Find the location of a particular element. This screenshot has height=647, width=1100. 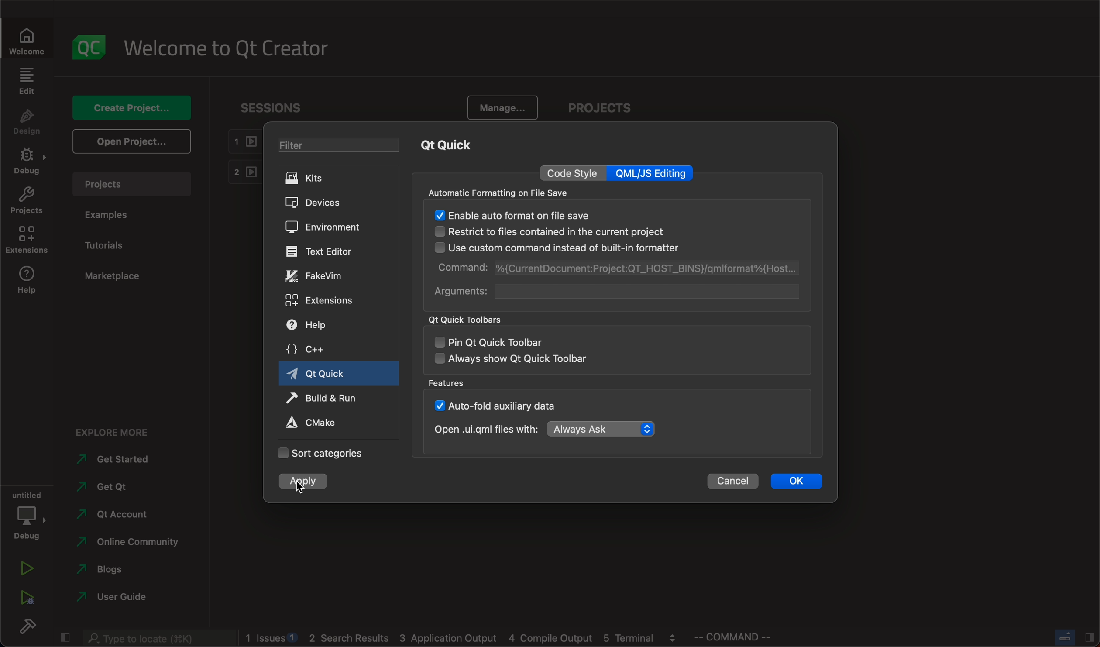

extensions is located at coordinates (322, 302).